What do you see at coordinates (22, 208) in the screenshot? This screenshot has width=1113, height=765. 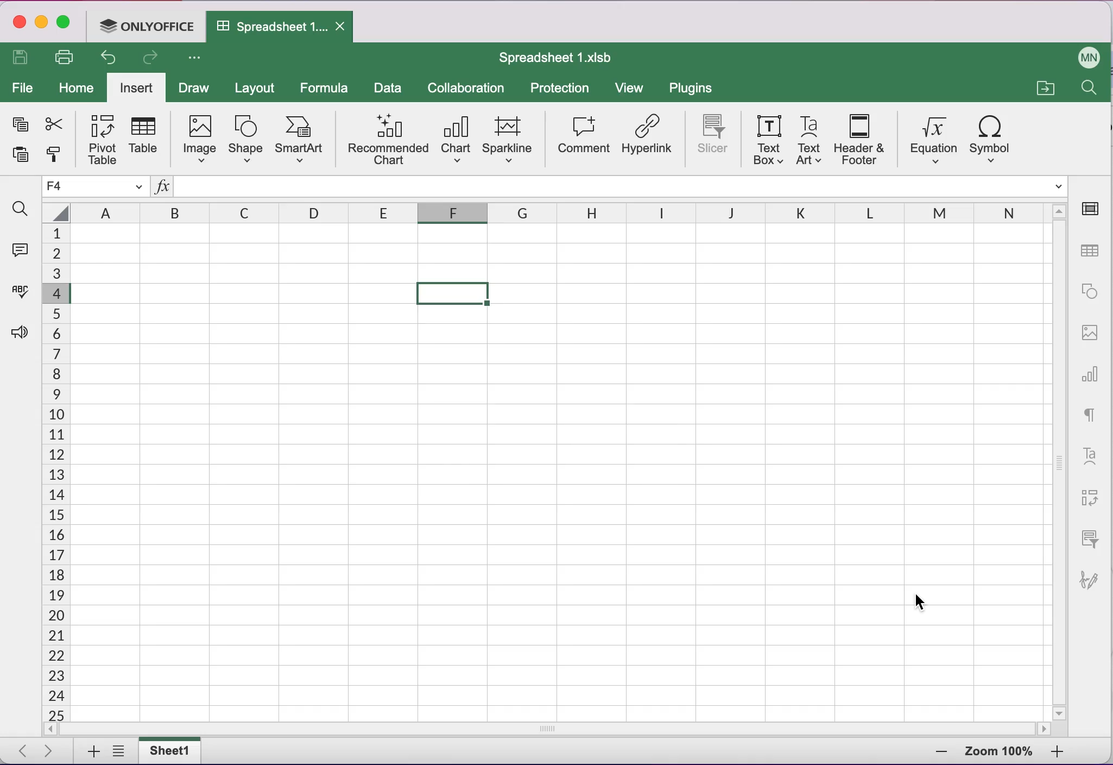 I see `find` at bounding box center [22, 208].